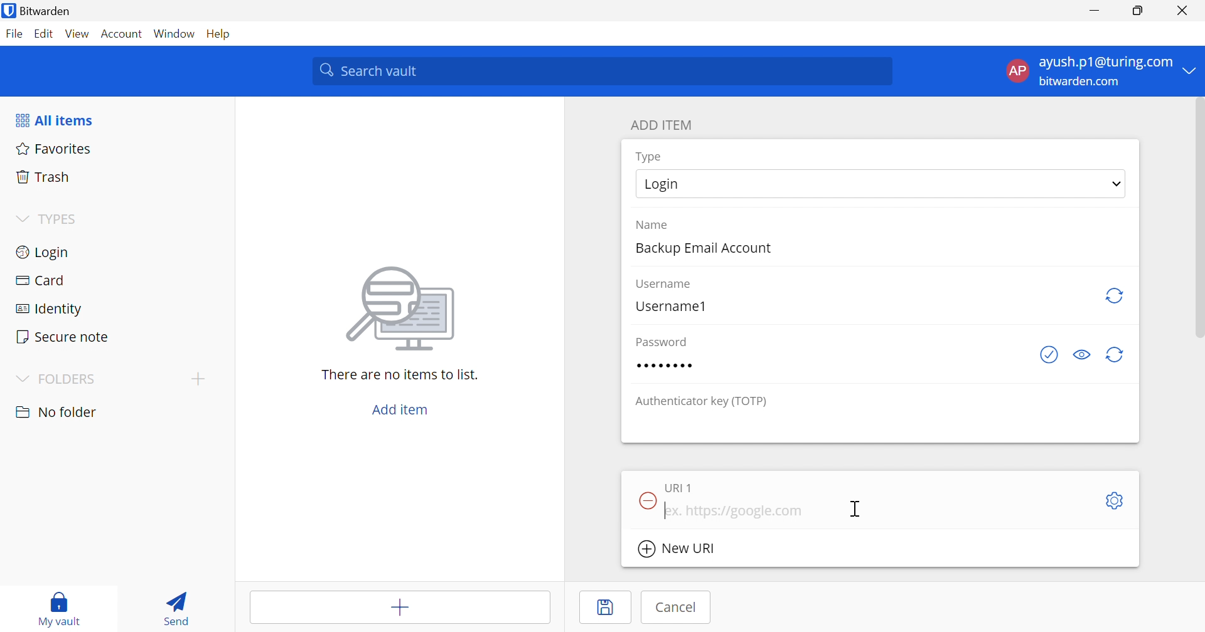 Image resolution: width=1205 pixels, height=632 pixels. Describe the element at coordinates (646, 499) in the screenshot. I see `Remove` at that location.